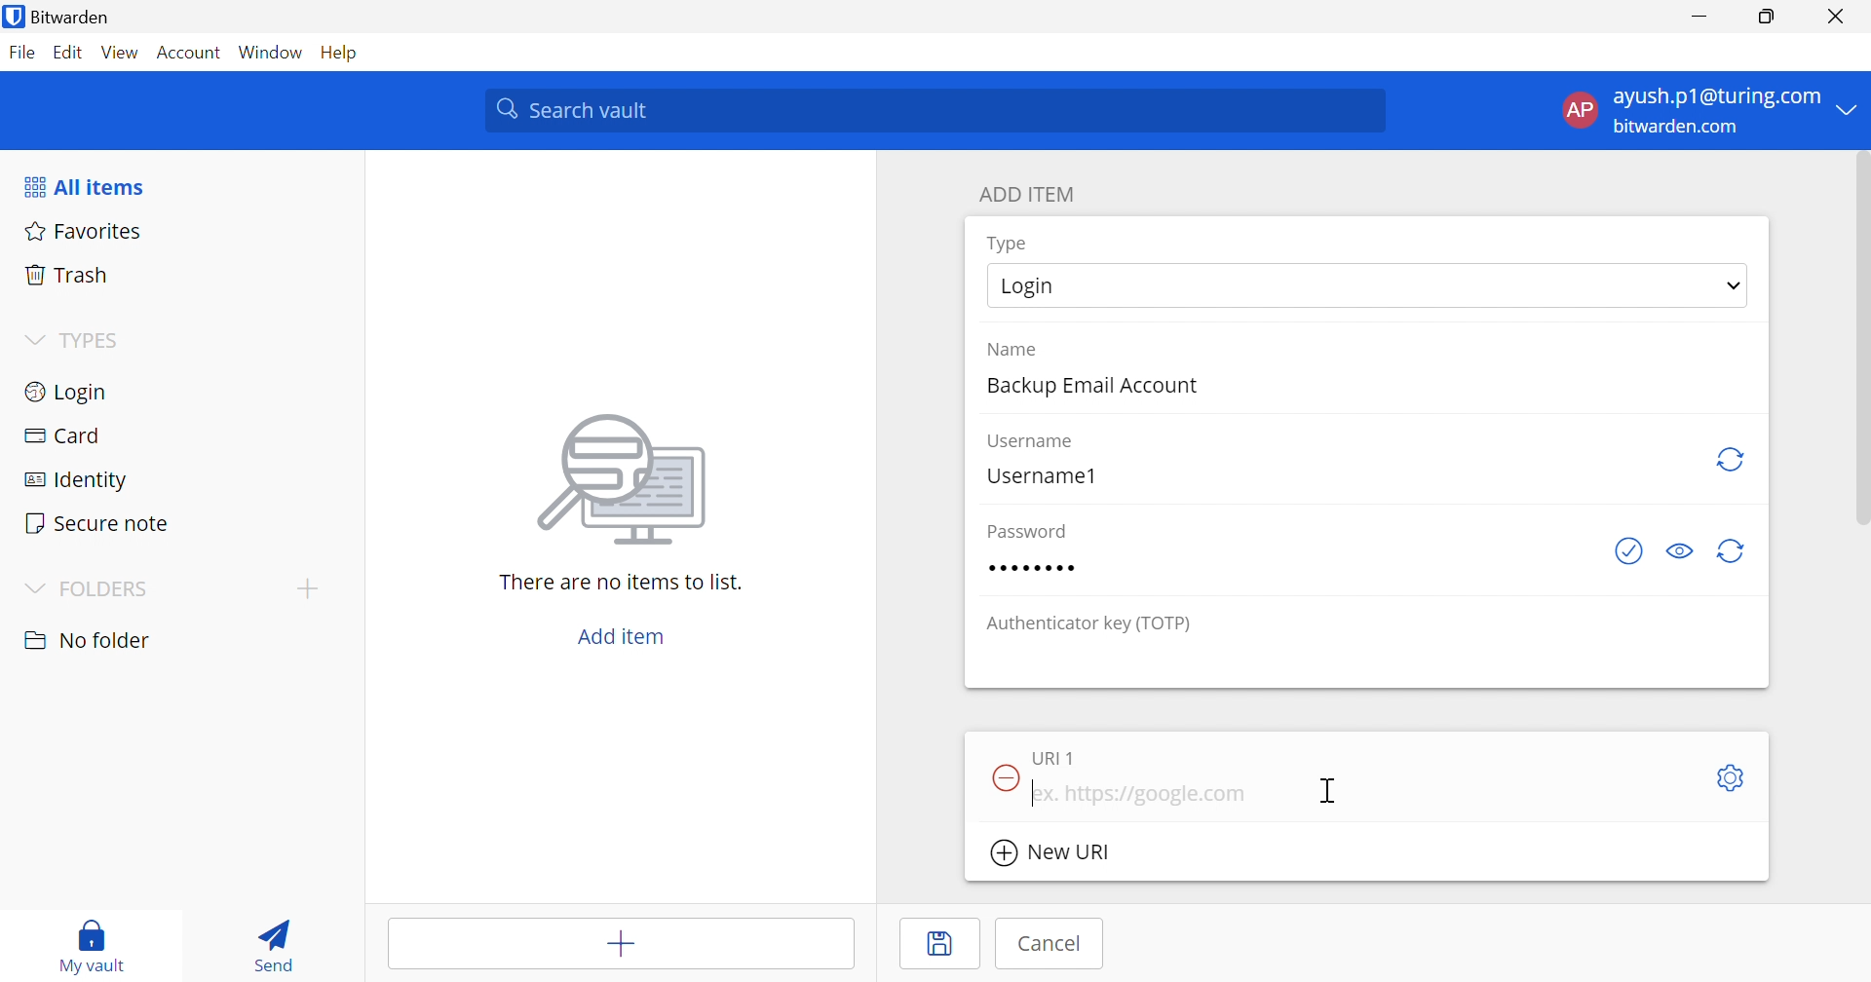 Image resolution: width=1871 pixels, height=982 pixels. I want to click on Close, so click(1836, 16).